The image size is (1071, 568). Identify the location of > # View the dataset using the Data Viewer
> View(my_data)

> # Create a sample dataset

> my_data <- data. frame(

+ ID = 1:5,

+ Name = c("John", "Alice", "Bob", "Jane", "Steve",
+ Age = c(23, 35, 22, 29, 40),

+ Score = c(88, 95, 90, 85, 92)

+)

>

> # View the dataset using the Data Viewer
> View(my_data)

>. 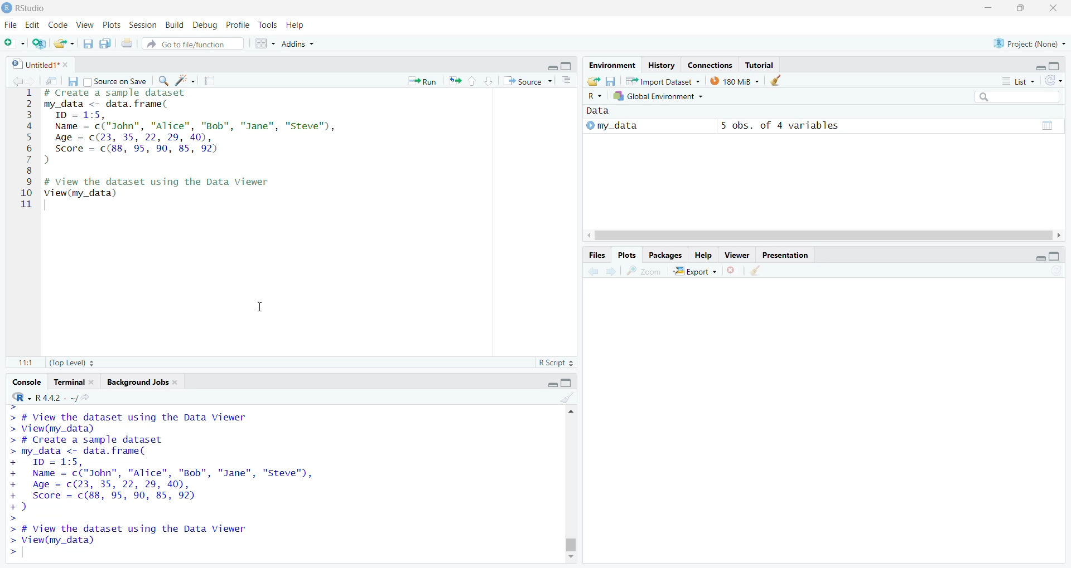
(173, 481).